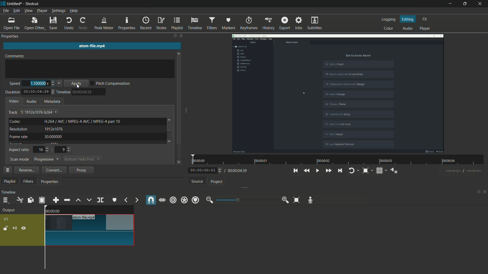 Image resolution: width=488 pixels, height=274 pixels. Describe the element at coordinates (137, 200) in the screenshot. I see `next marker` at that location.